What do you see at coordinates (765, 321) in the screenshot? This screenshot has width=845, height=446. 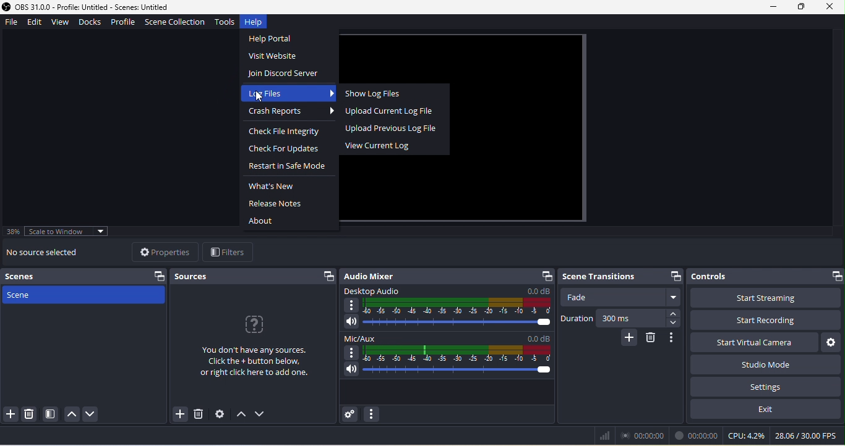 I see `start recording` at bounding box center [765, 321].